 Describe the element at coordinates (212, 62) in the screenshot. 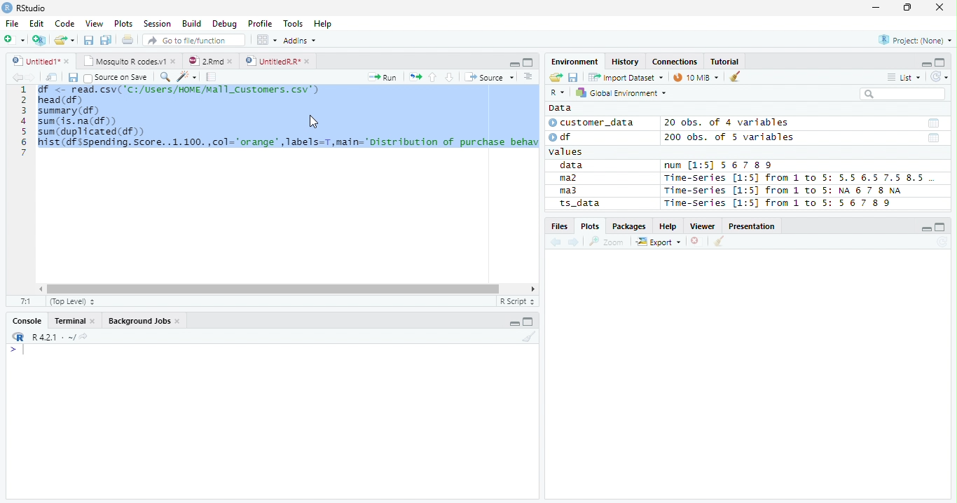

I see `2.Rmd` at that location.